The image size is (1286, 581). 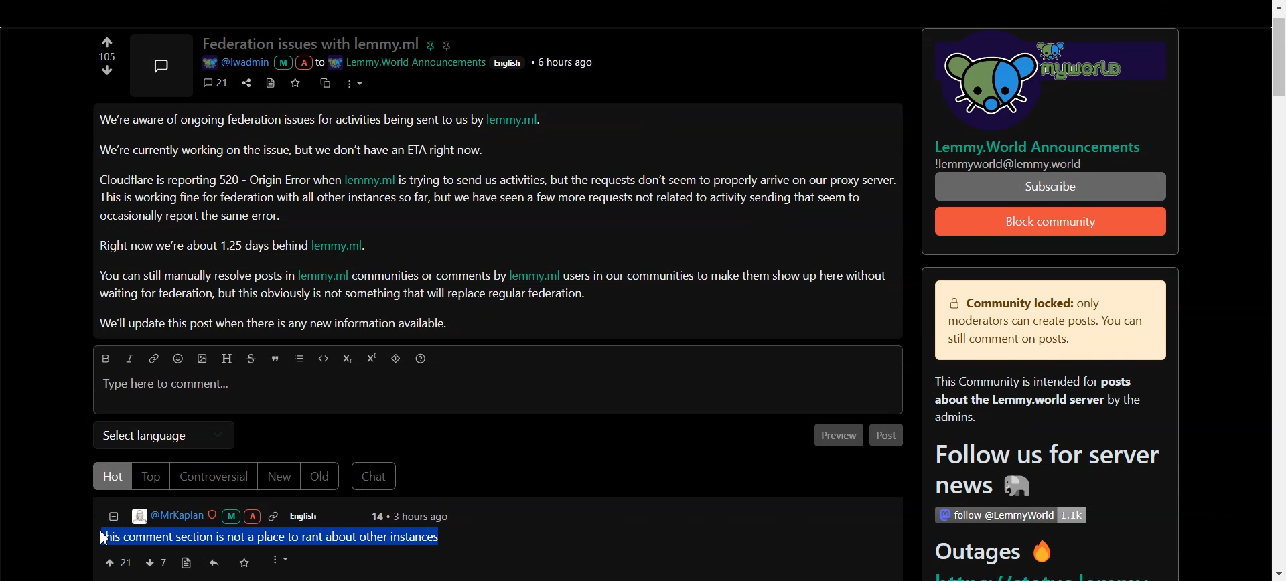 What do you see at coordinates (168, 385) in the screenshot?
I see `Type here to comment...` at bounding box center [168, 385].